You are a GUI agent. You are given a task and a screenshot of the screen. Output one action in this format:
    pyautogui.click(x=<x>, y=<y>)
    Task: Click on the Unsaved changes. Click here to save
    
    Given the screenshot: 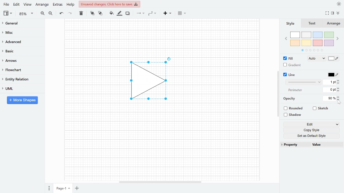 What is the action you would take?
    pyautogui.click(x=110, y=4)
    